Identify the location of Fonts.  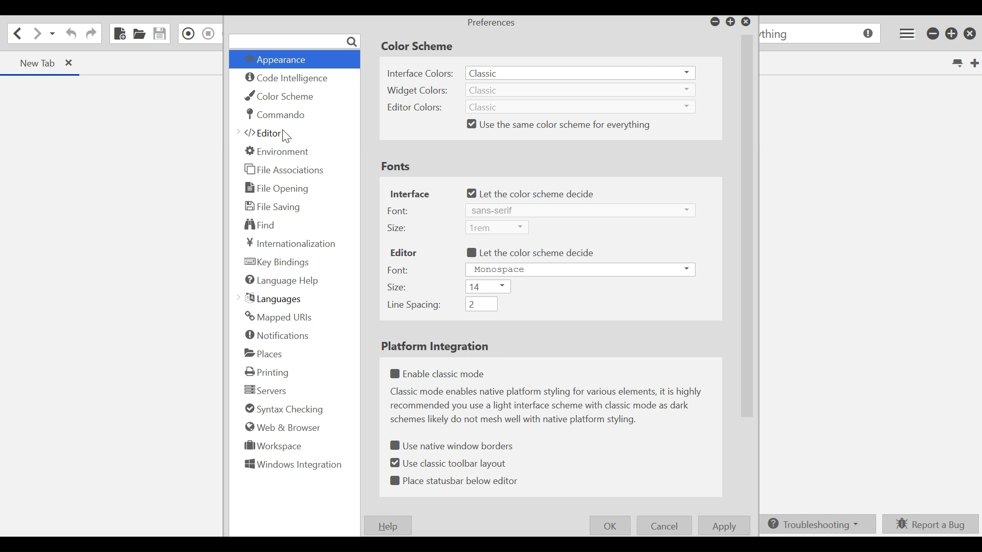
(398, 167).